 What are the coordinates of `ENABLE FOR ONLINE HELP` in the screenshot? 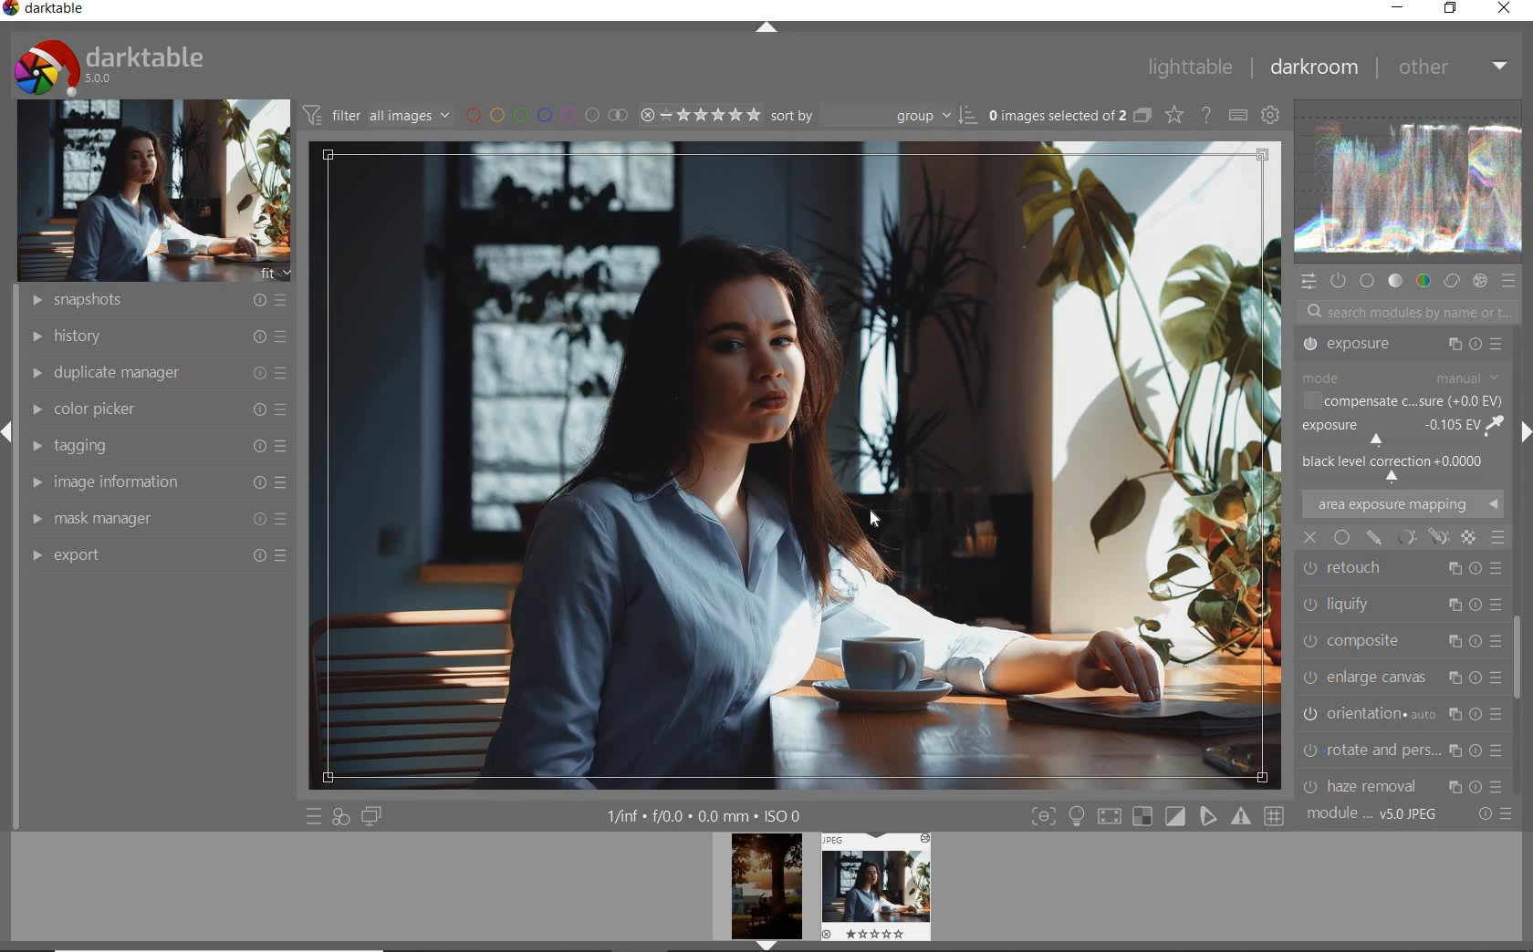 It's located at (1206, 115).